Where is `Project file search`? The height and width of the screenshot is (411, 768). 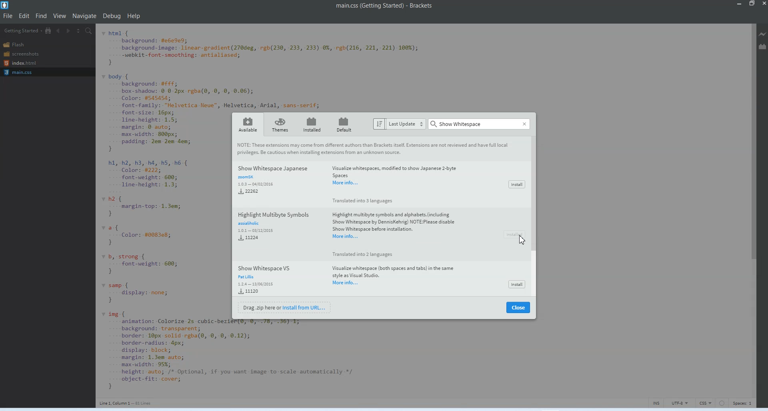 Project file search is located at coordinates (360, 178).